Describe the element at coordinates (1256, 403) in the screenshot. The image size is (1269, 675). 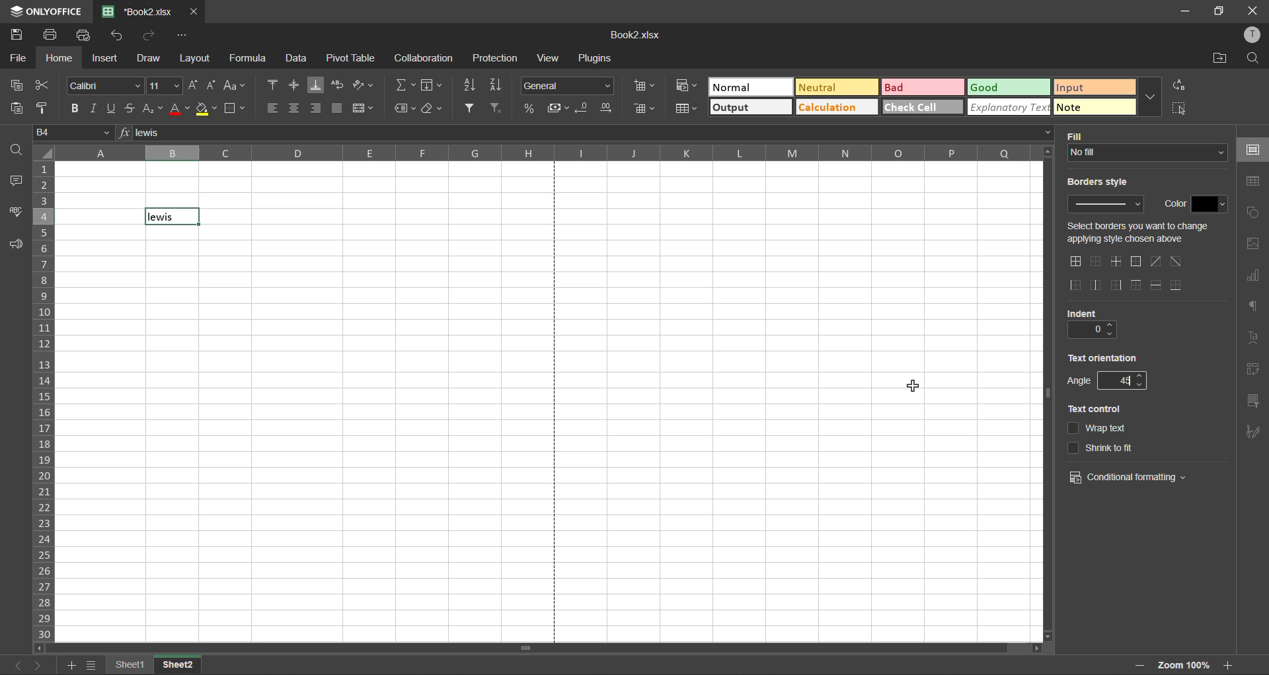
I see `slicer` at that location.